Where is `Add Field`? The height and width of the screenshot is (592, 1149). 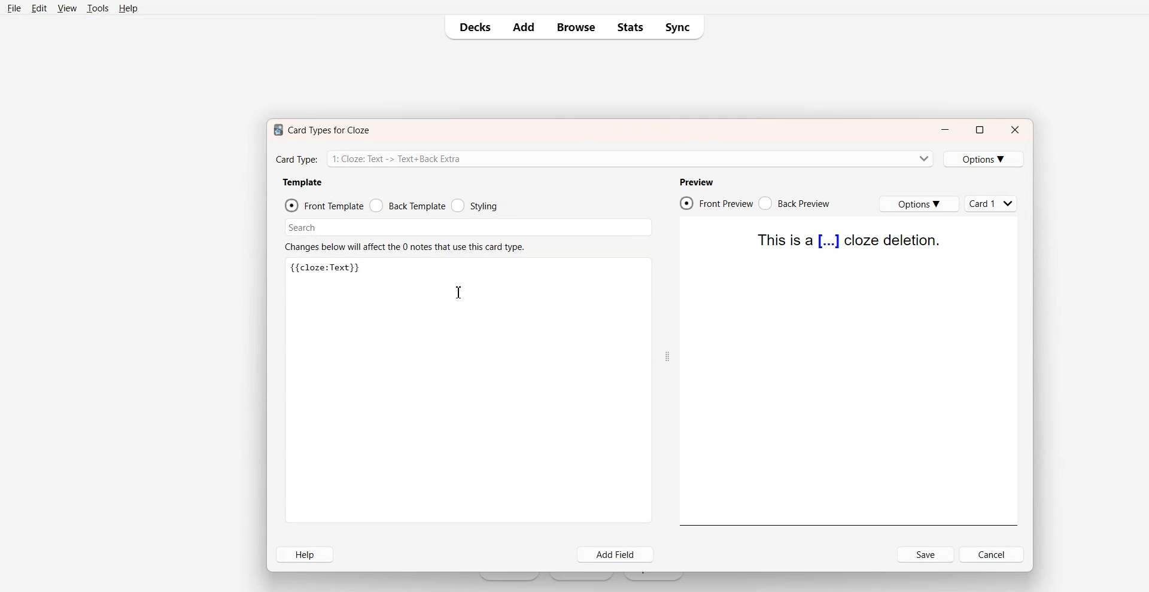
Add Field is located at coordinates (616, 555).